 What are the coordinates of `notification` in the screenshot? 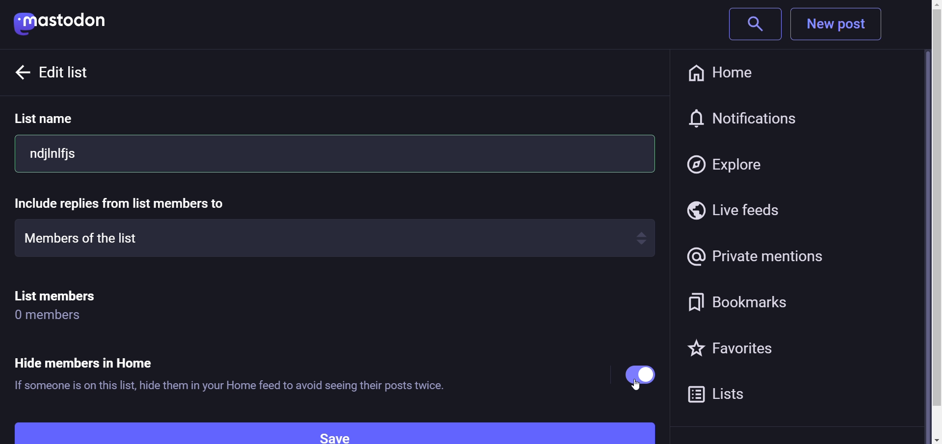 It's located at (747, 119).